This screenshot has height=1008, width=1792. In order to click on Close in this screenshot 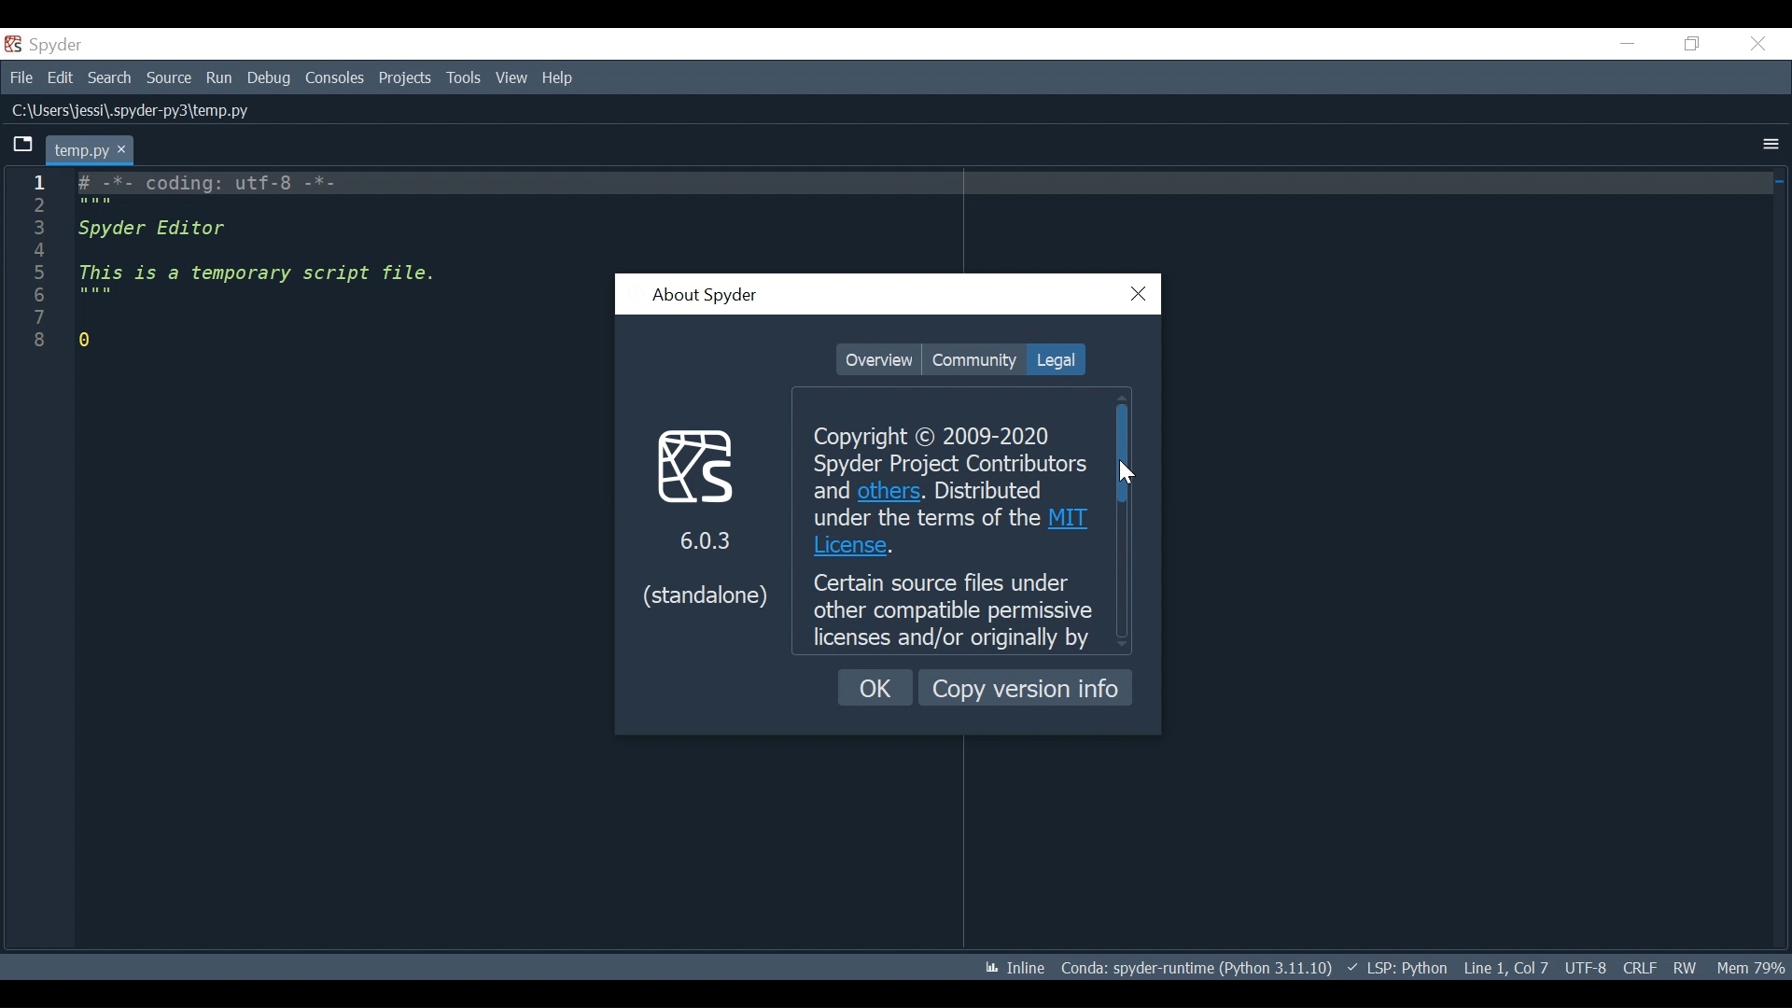, I will do `click(1757, 44)`.